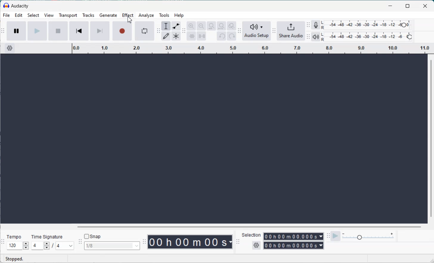 Image resolution: width=434 pixels, height=263 pixels. Describe the element at coordinates (40, 246) in the screenshot. I see `Time Signature adjustment` at that location.